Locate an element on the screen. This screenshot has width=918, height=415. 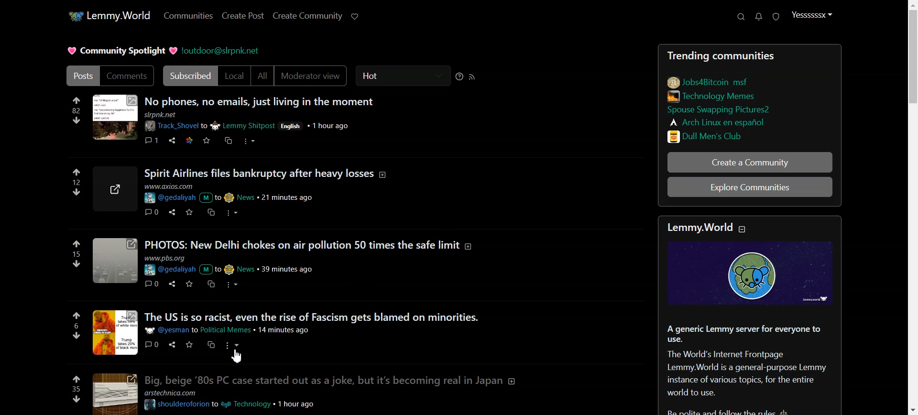
link is located at coordinates (709, 81).